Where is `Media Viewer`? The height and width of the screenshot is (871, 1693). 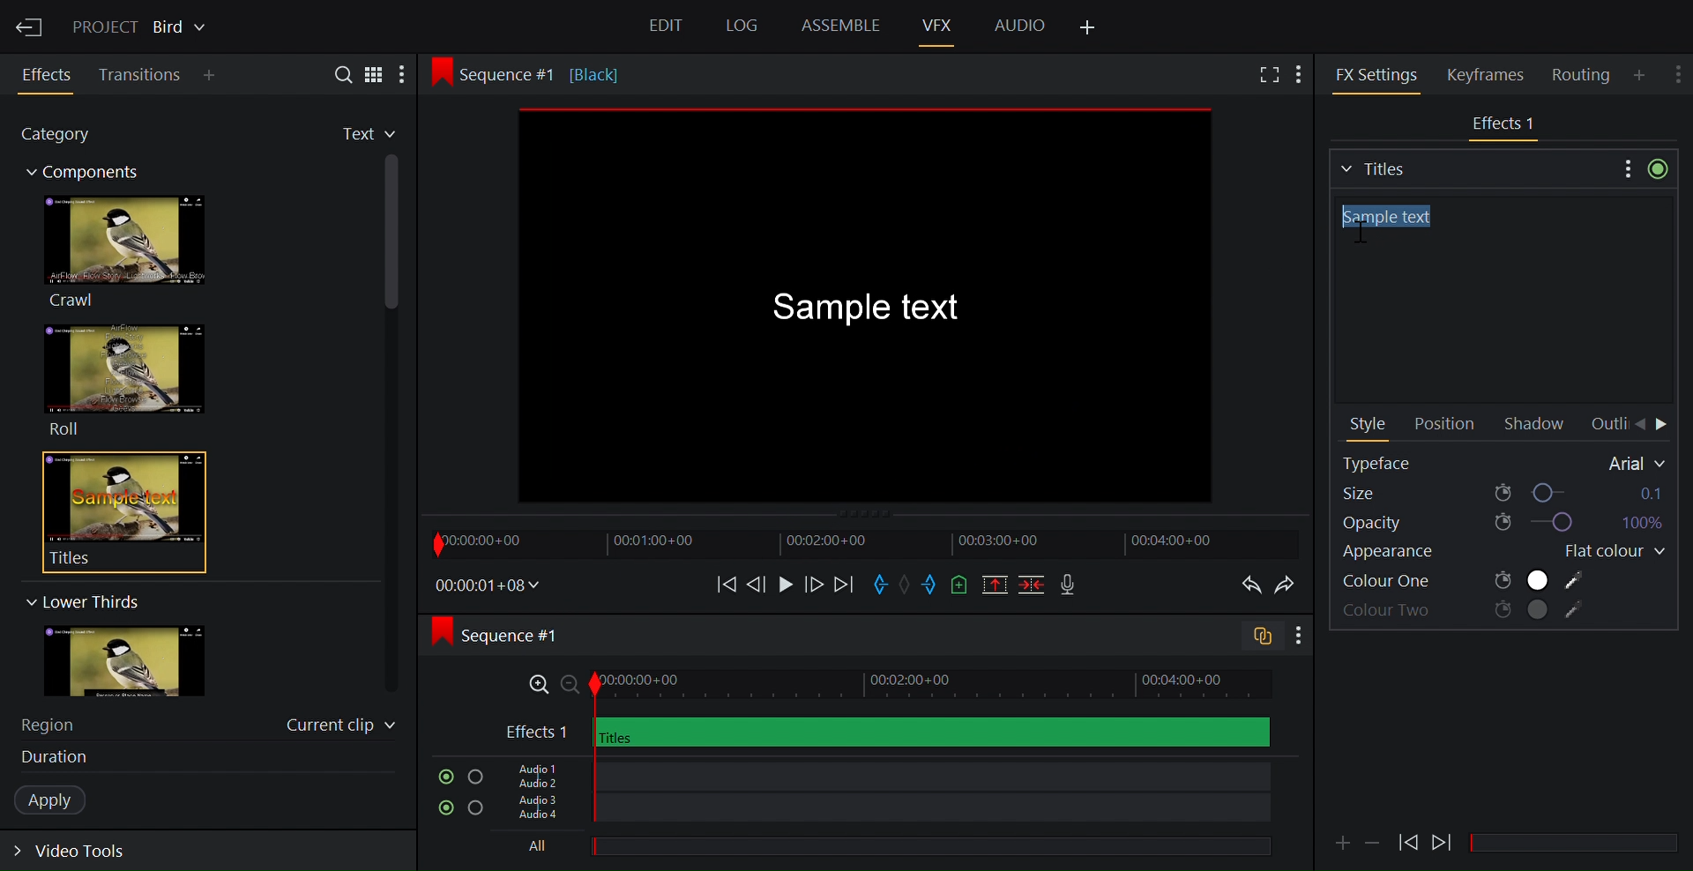
Media Viewer is located at coordinates (869, 309).